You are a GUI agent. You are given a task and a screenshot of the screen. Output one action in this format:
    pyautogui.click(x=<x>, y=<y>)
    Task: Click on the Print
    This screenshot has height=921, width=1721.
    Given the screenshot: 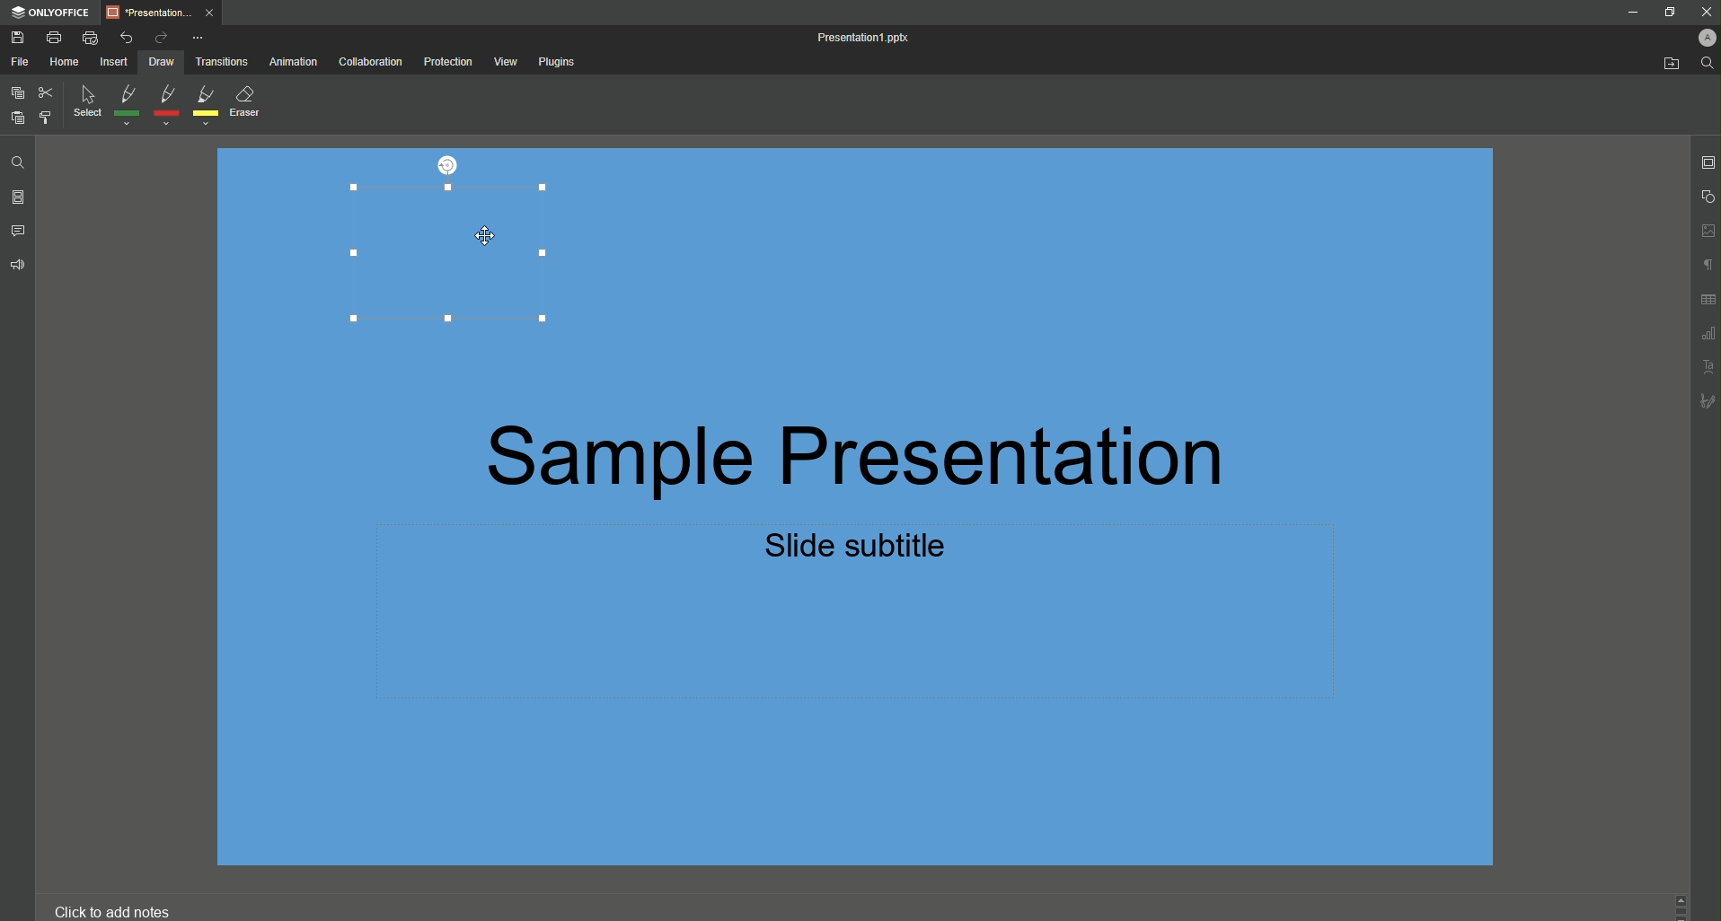 What is the action you would take?
    pyautogui.click(x=59, y=38)
    